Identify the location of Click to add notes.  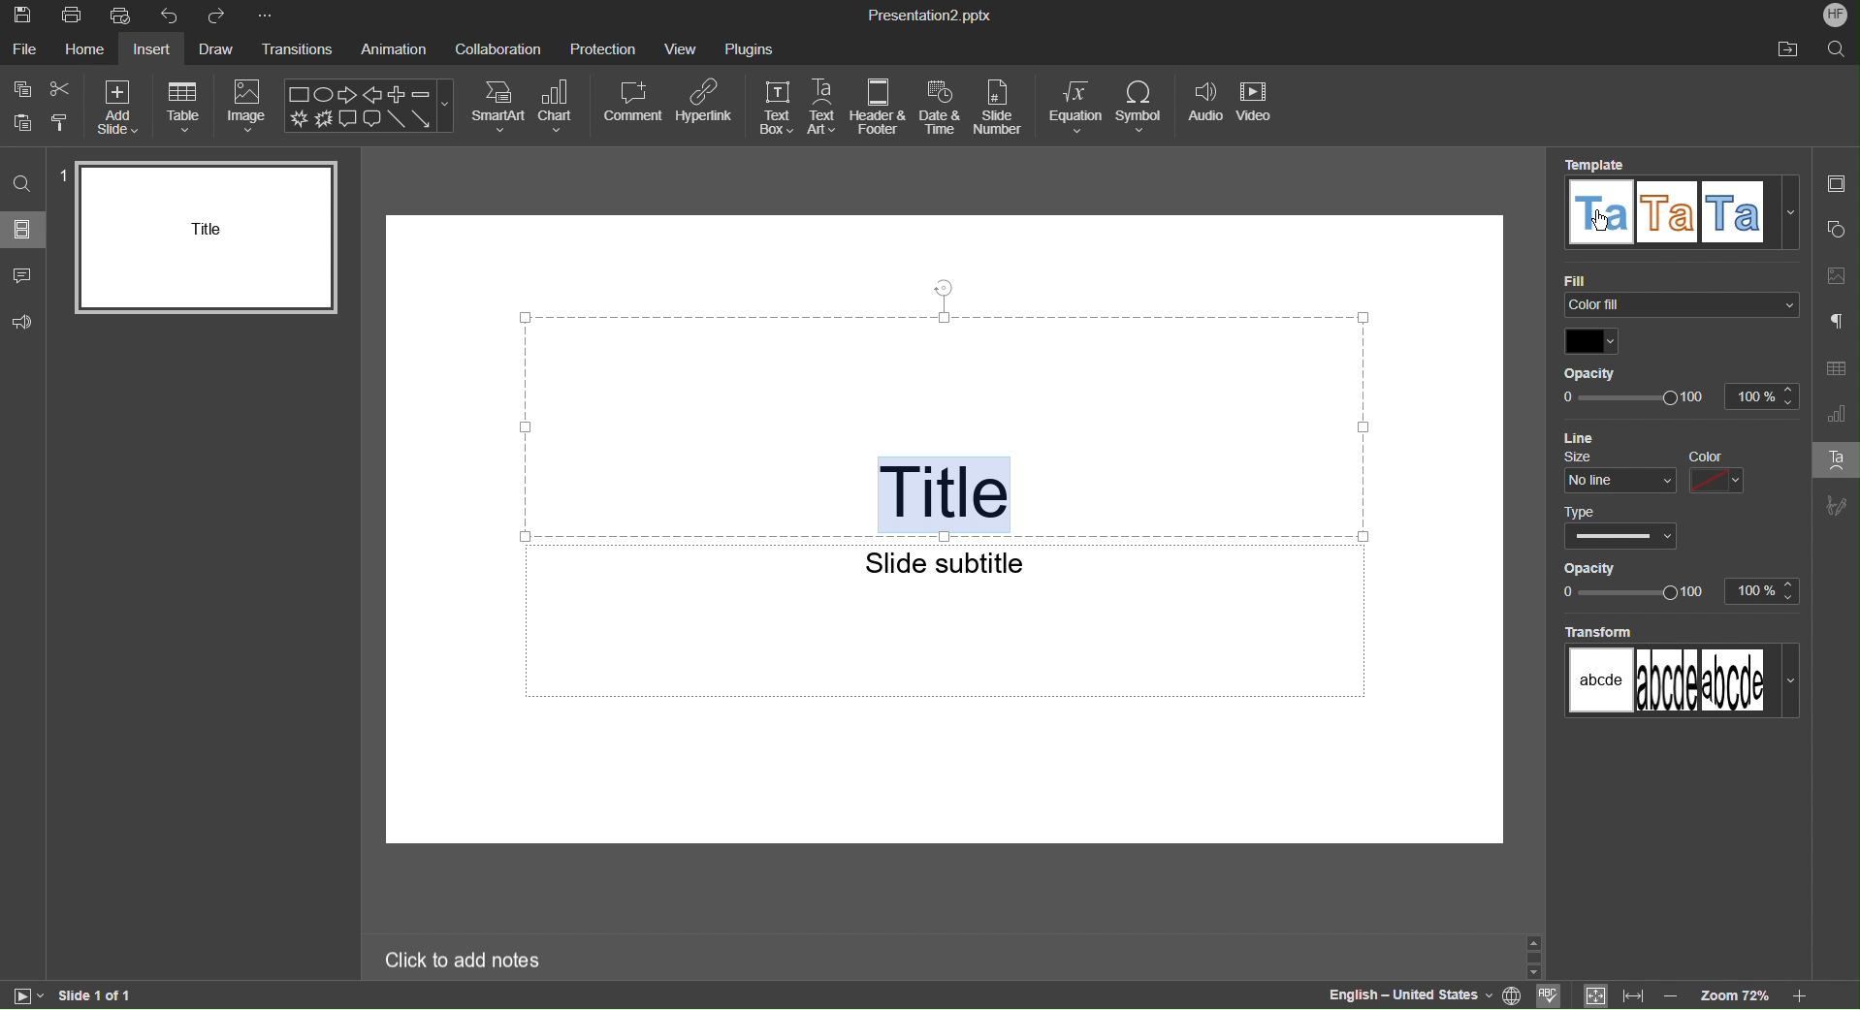
(463, 962).